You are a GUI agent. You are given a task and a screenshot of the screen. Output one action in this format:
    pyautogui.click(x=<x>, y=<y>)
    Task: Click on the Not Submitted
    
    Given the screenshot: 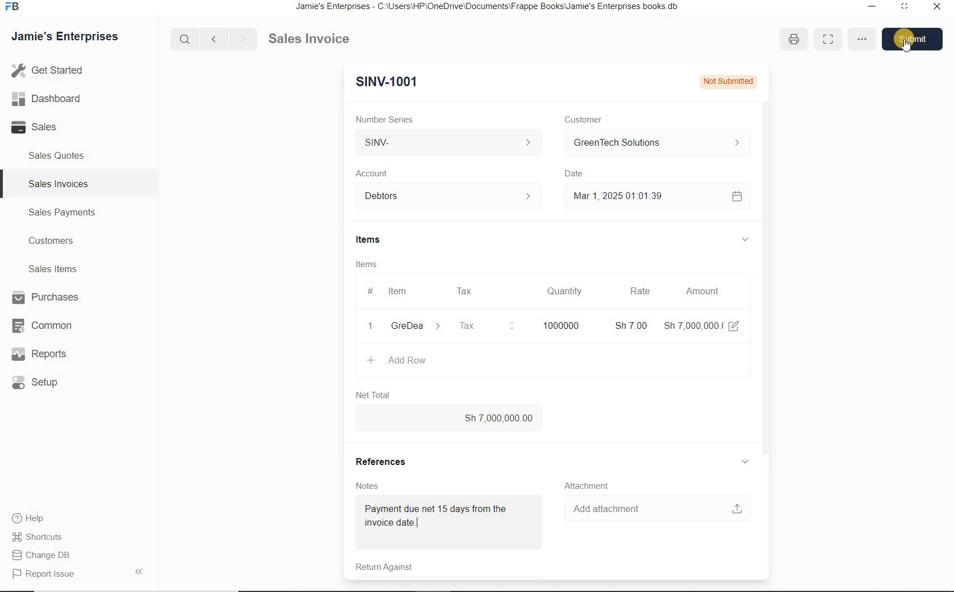 What is the action you would take?
    pyautogui.click(x=727, y=81)
    